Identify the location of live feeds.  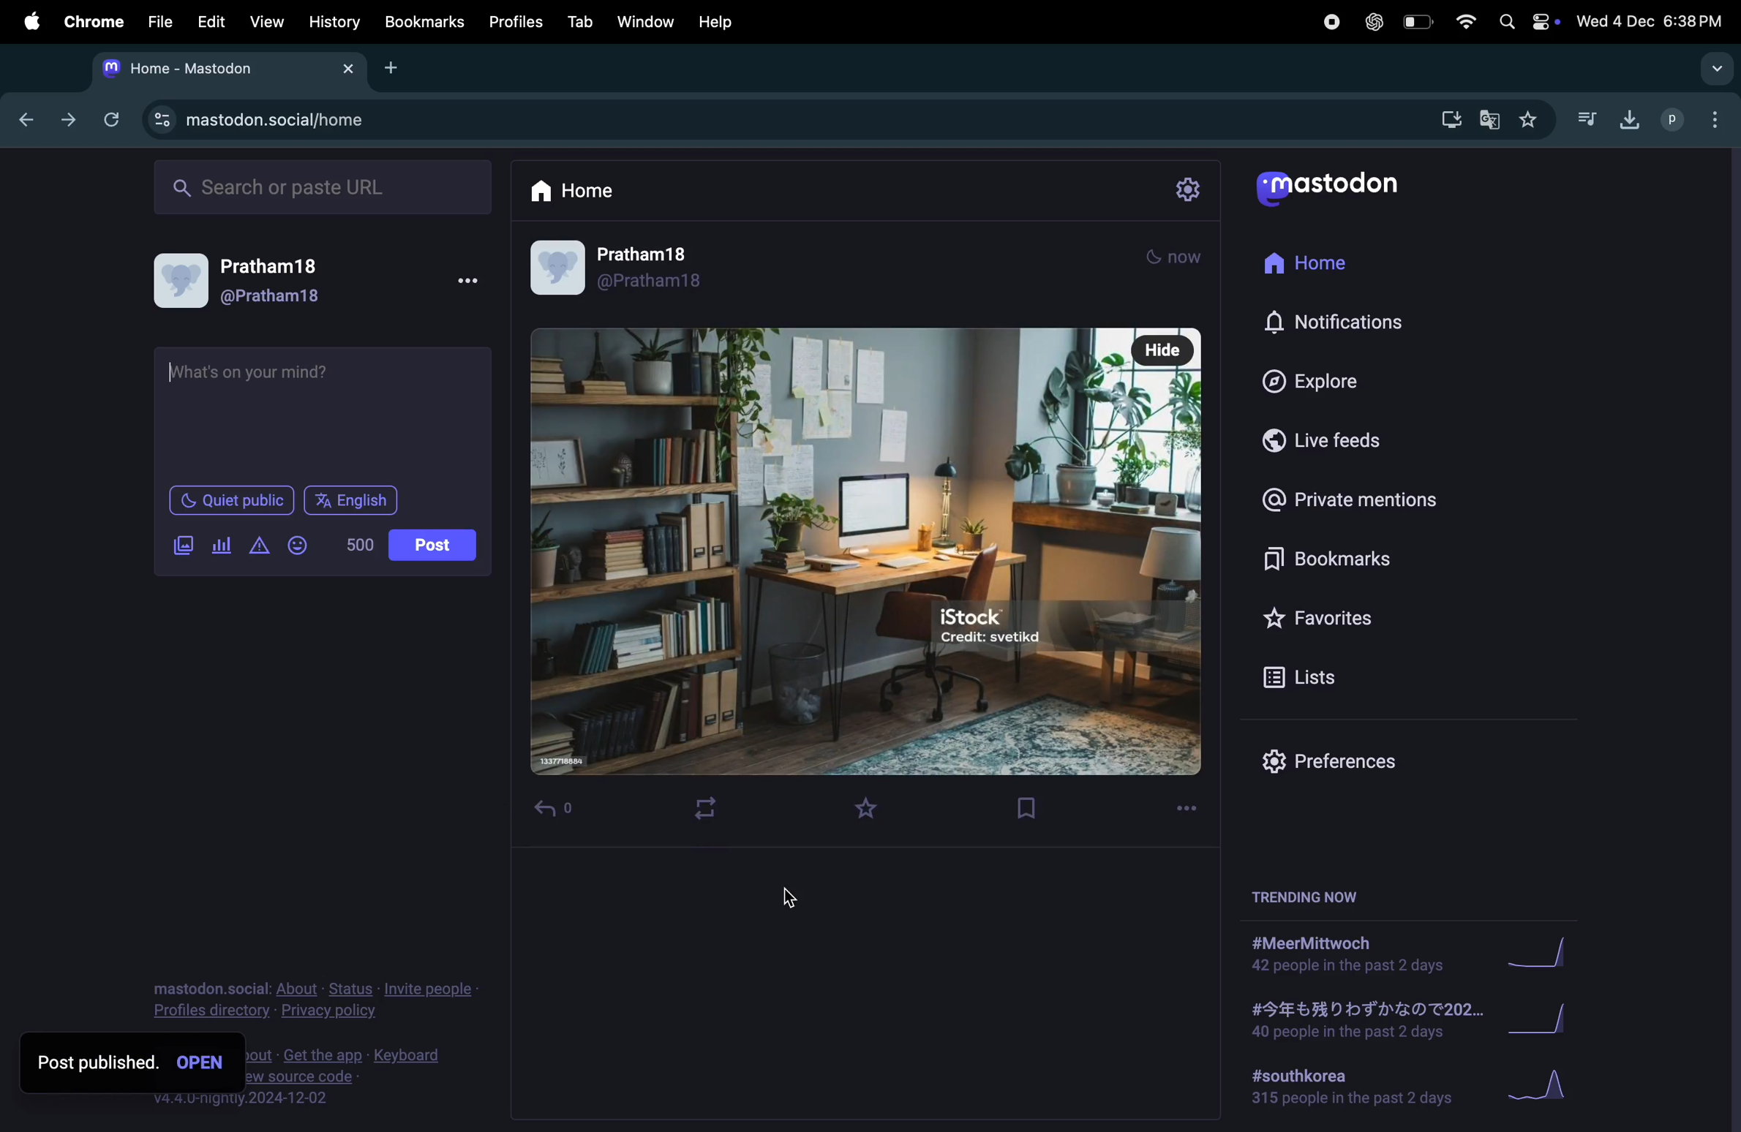
(1326, 443).